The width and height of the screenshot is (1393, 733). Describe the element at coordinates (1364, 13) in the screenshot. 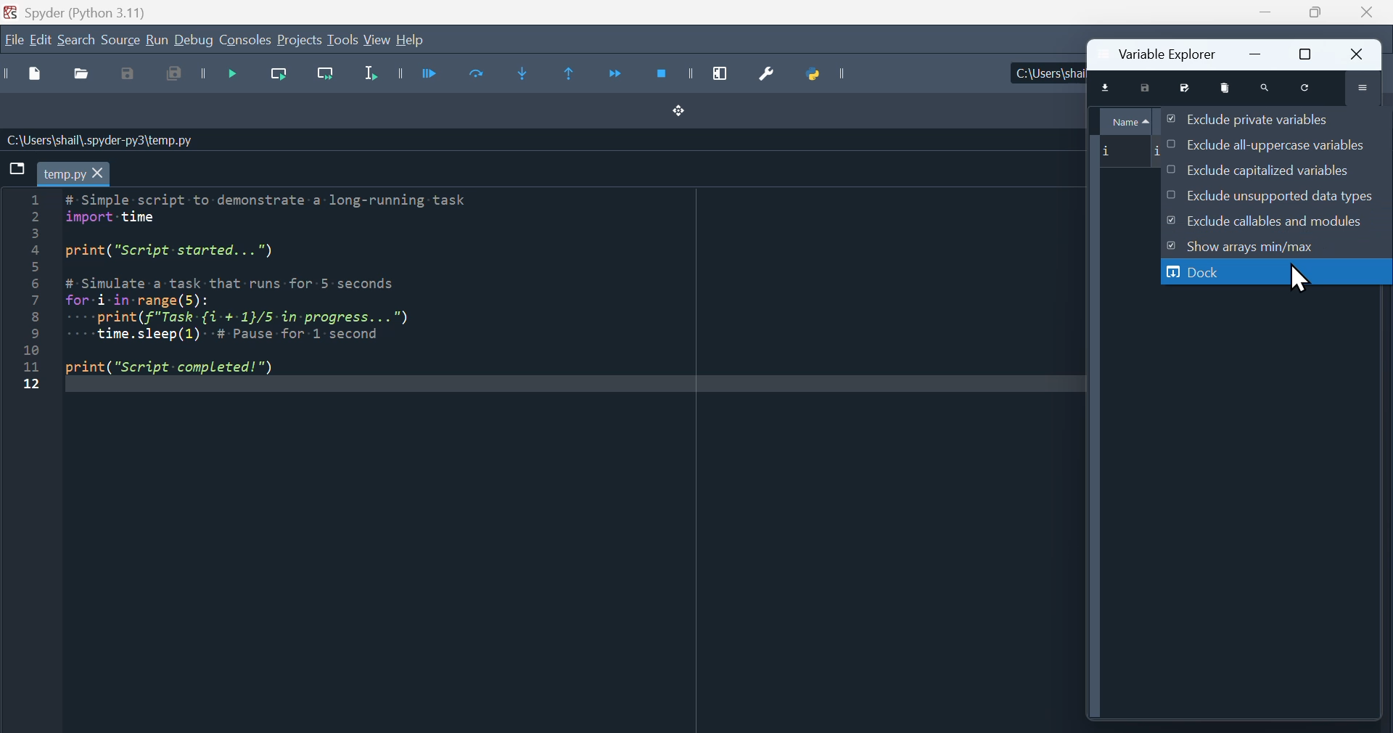

I see `Close` at that location.